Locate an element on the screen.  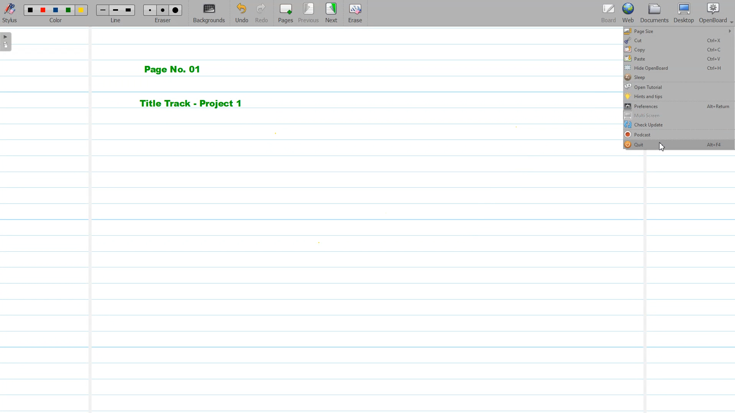
Quit is located at coordinates (679, 145).